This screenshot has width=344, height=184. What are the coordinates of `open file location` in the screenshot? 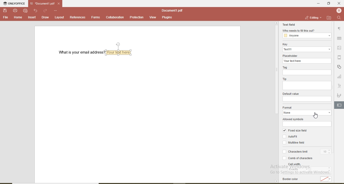 It's located at (329, 18).